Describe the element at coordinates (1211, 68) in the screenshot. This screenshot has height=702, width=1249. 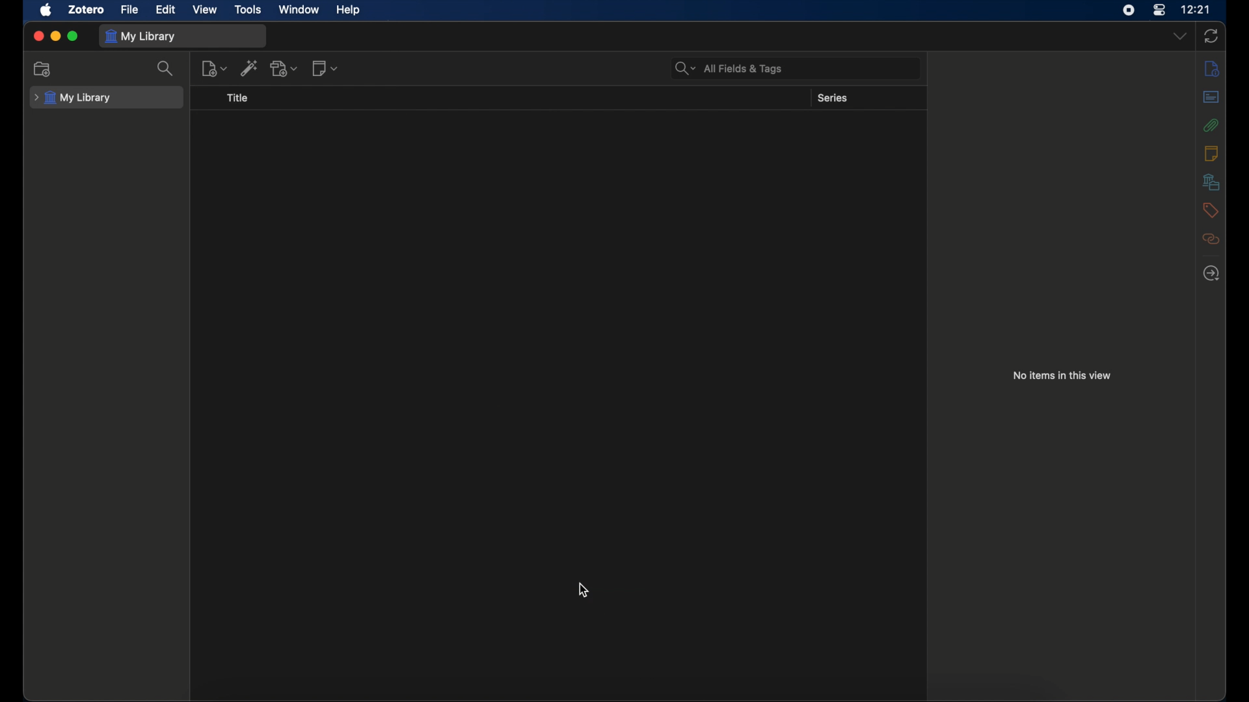
I see `info` at that location.